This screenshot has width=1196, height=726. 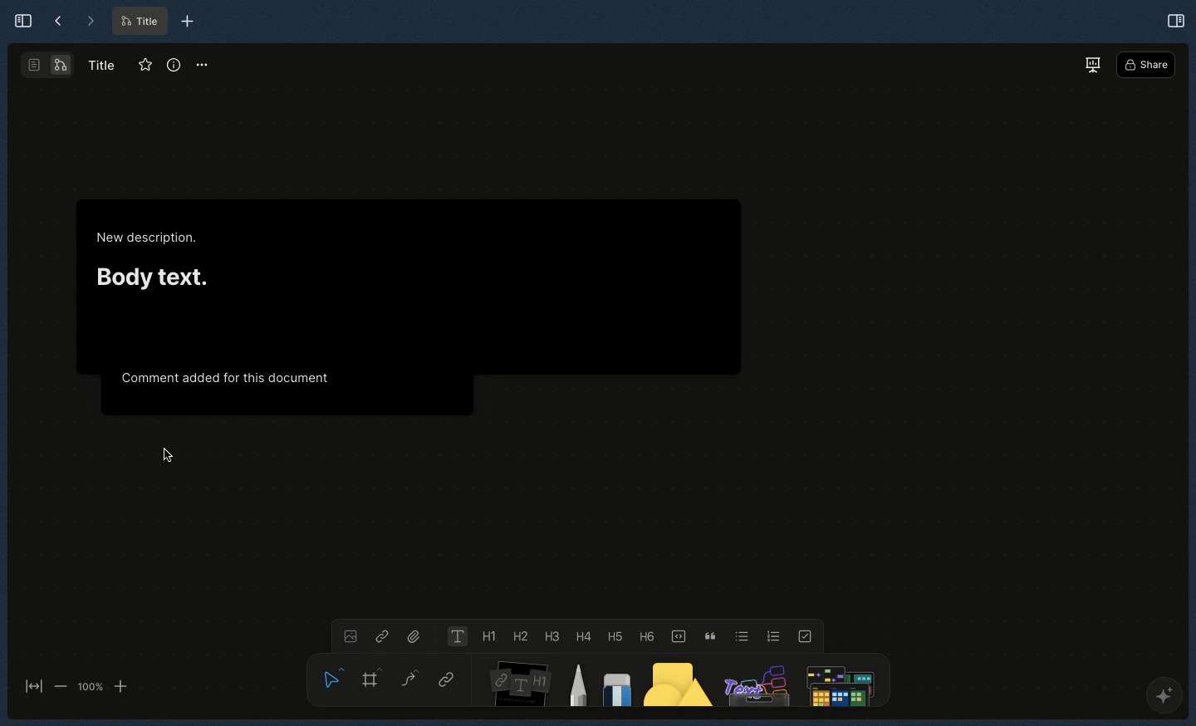 What do you see at coordinates (677, 635) in the screenshot?
I see `Code block` at bounding box center [677, 635].